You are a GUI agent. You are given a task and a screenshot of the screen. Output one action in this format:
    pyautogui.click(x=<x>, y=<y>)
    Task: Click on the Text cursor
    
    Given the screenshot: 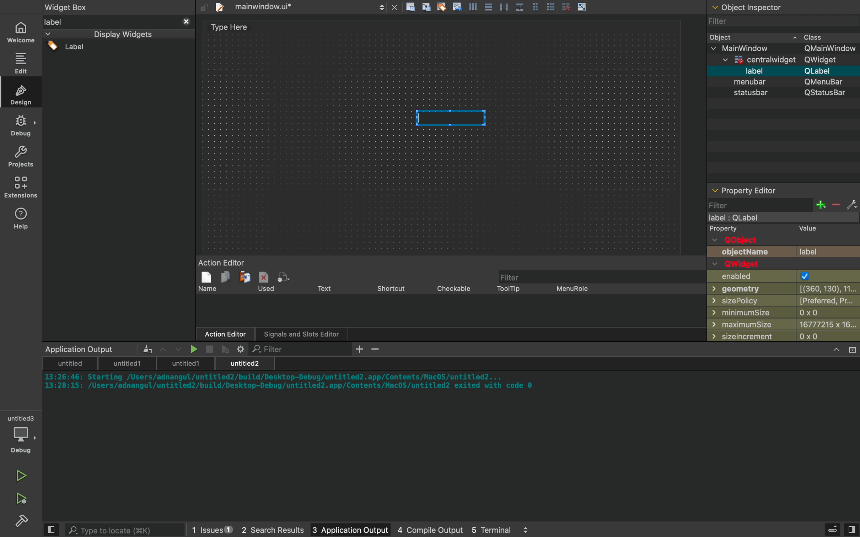 What is the action you would take?
    pyautogui.click(x=452, y=119)
    